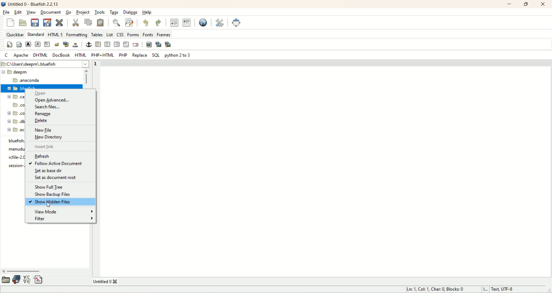  Describe the element at coordinates (44, 130) in the screenshot. I see `new file` at that location.